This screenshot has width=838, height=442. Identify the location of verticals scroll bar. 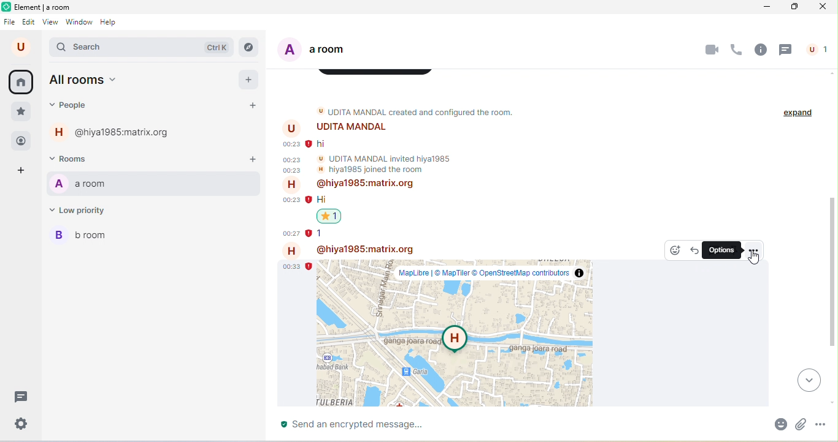
(832, 275).